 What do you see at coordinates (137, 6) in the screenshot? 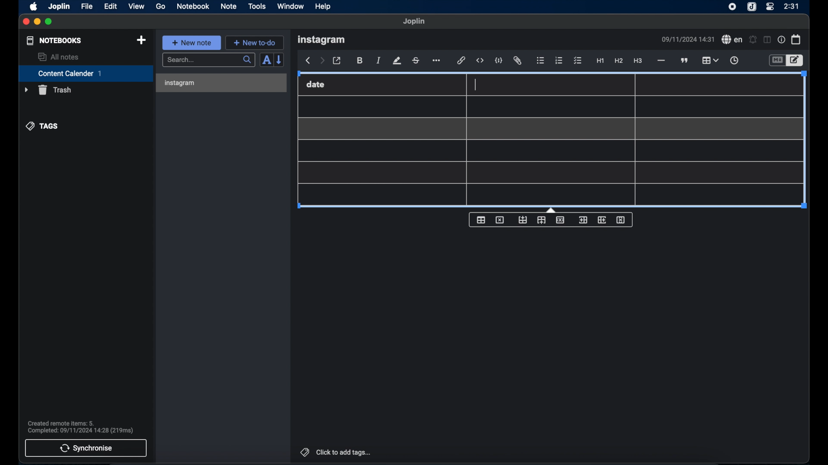
I see `view` at bounding box center [137, 6].